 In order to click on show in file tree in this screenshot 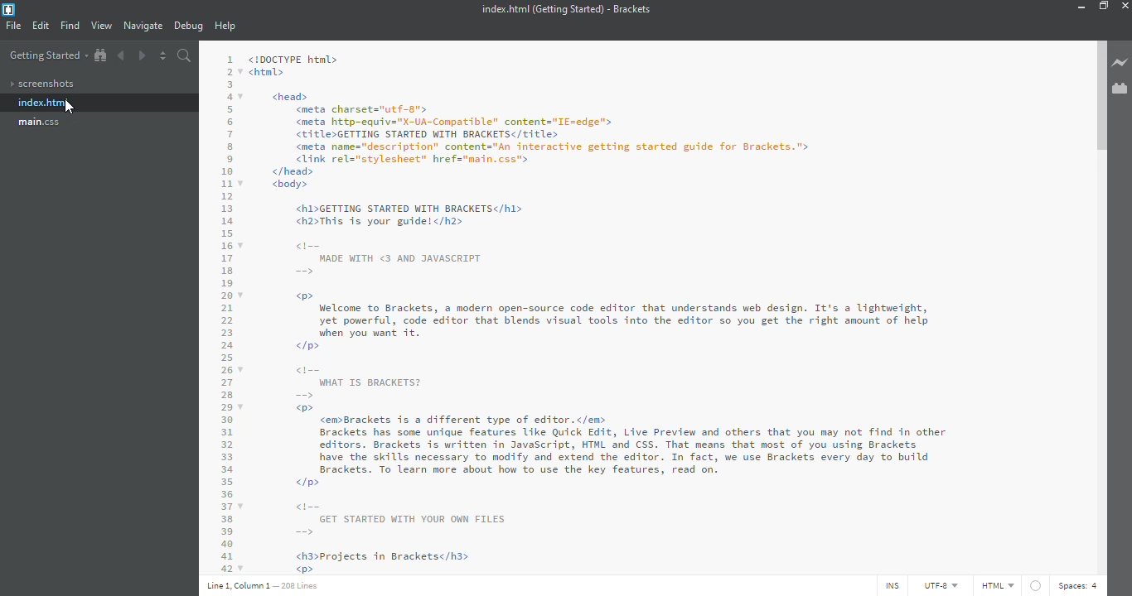, I will do `click(100, 55)`.